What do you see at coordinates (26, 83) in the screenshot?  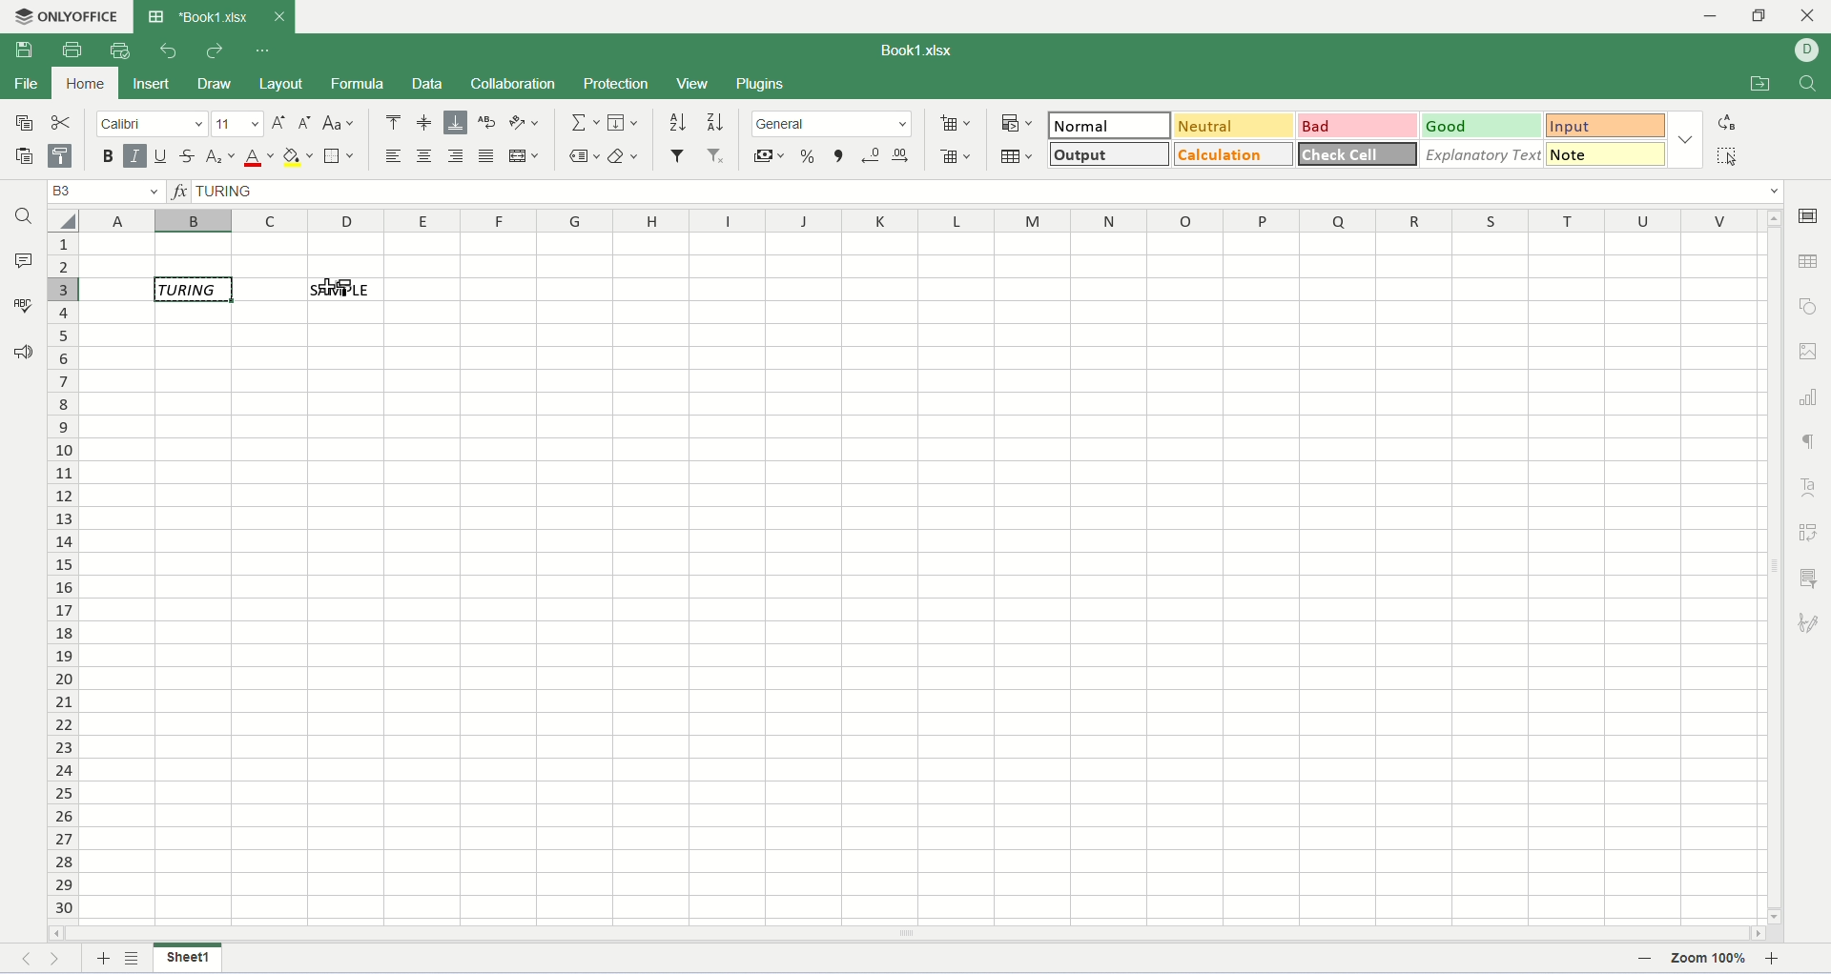 I see `file` at bounding box center [26, 83].